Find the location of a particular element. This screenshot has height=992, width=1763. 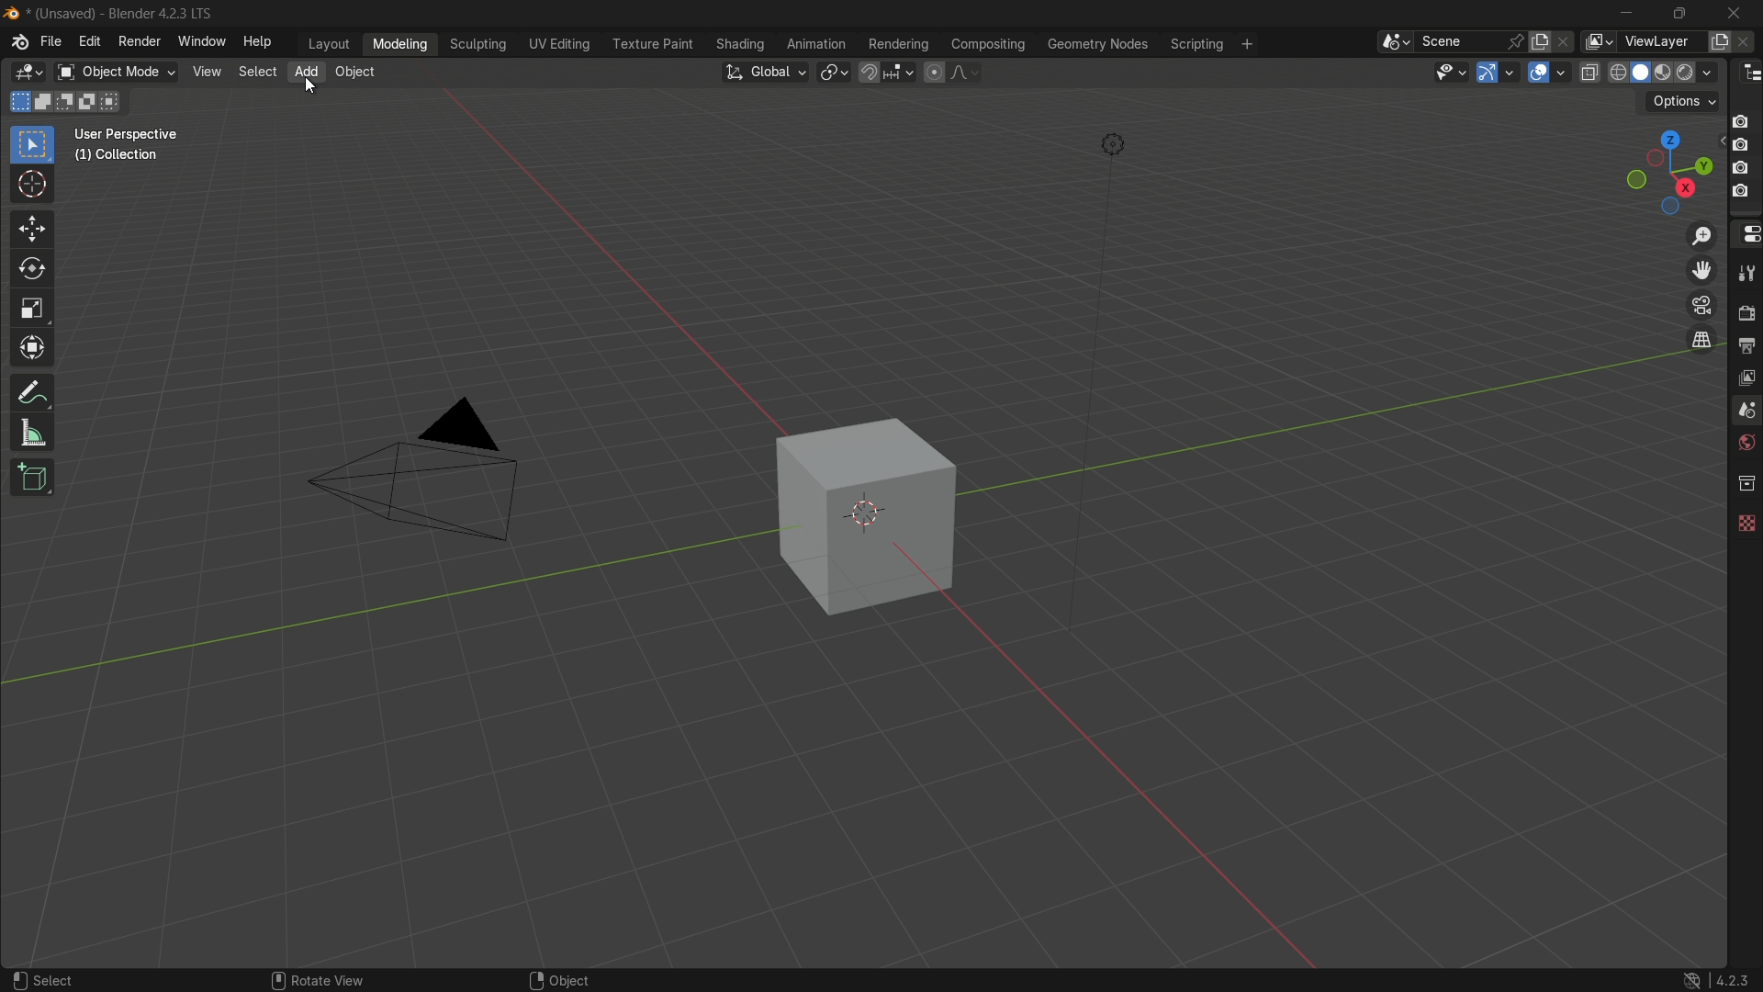

add cube is located at coordinates (38, 477).